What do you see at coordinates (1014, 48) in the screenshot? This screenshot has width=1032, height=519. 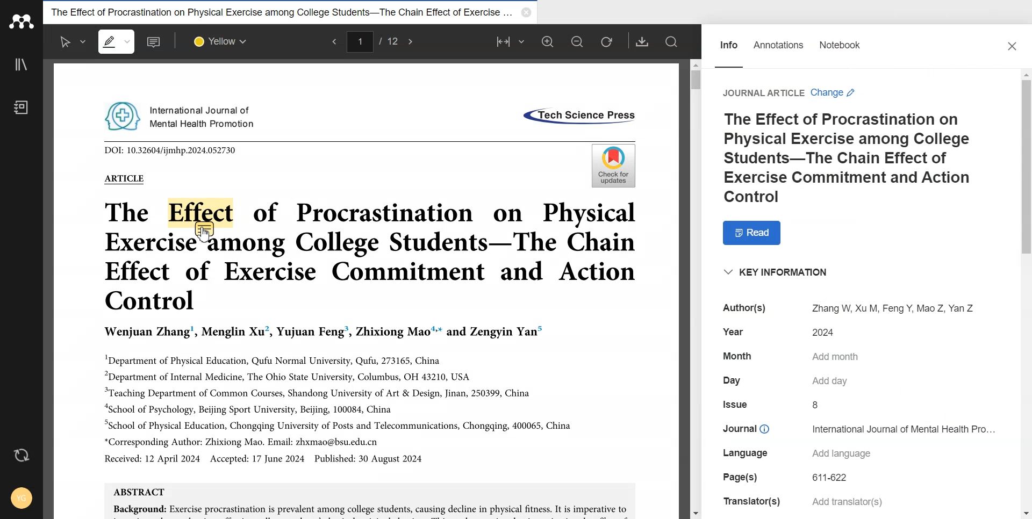 I see `Close` at bounding box center [1014, 48].